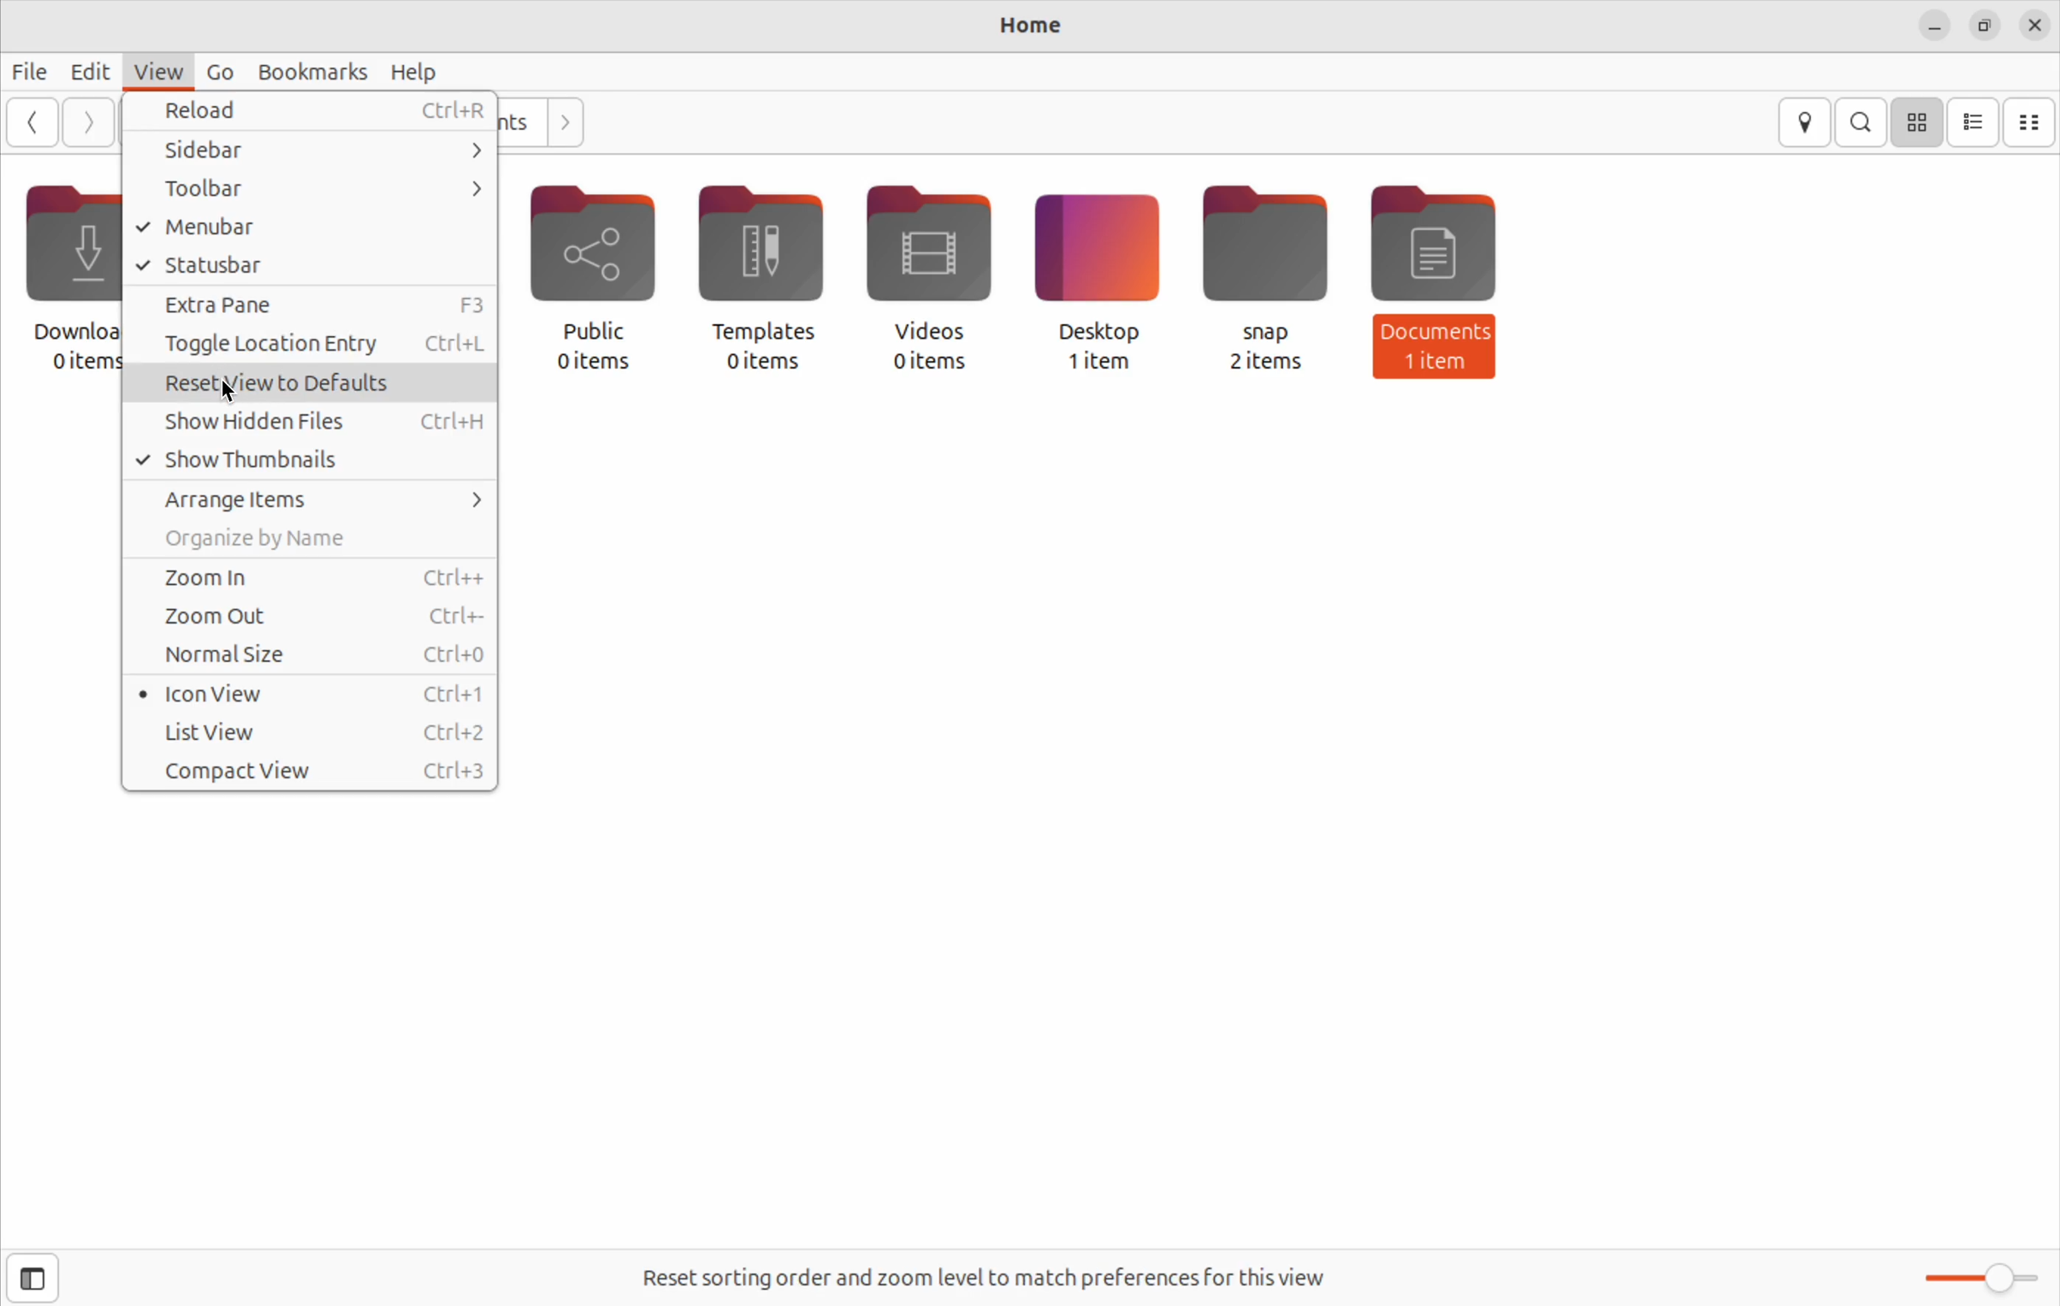 The height and width of the screenshot is (1306, 2060). Describe the element at coordinates (764, 260) in the screenshot. I see `Templates` at that location.